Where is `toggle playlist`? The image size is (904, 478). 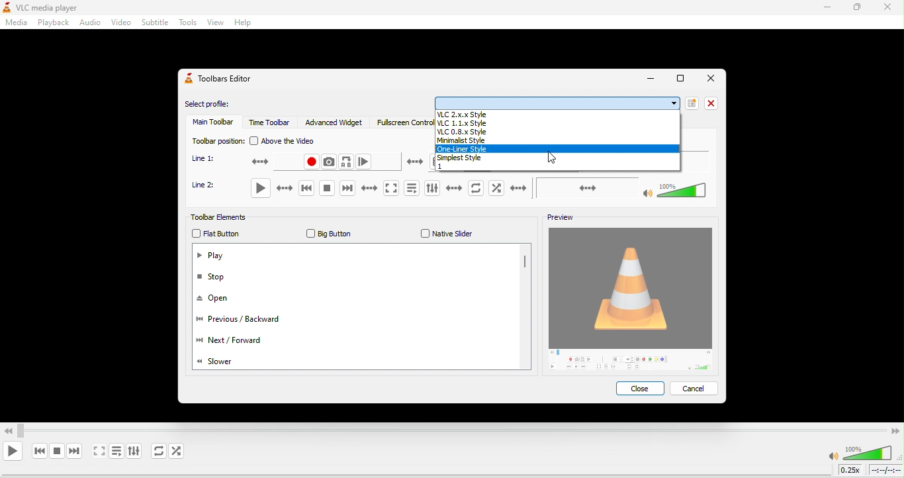
toggle playlist is located at coordinates (412, 187).